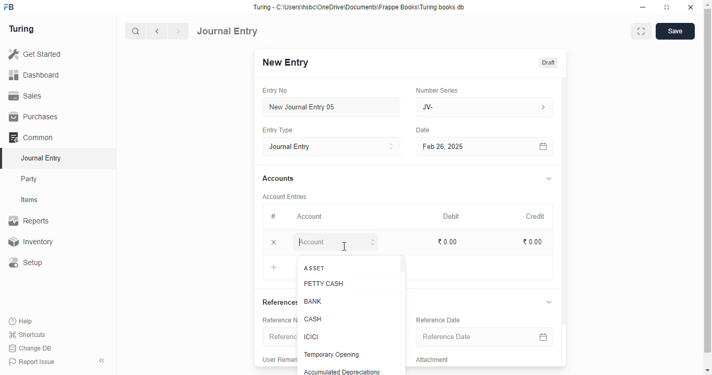  What do you see at coordinates (332, 107) in the screenshot?
I see `new journal entry 05` at bounding box center [332, 107].